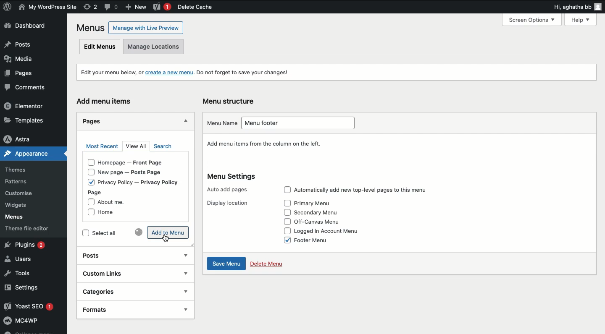 The width and height of the screenshot is (605, 334). What do you see at coordinates (230, 100) in the screenshot?
I see `Menu structure` at bounding box center [230, 100].